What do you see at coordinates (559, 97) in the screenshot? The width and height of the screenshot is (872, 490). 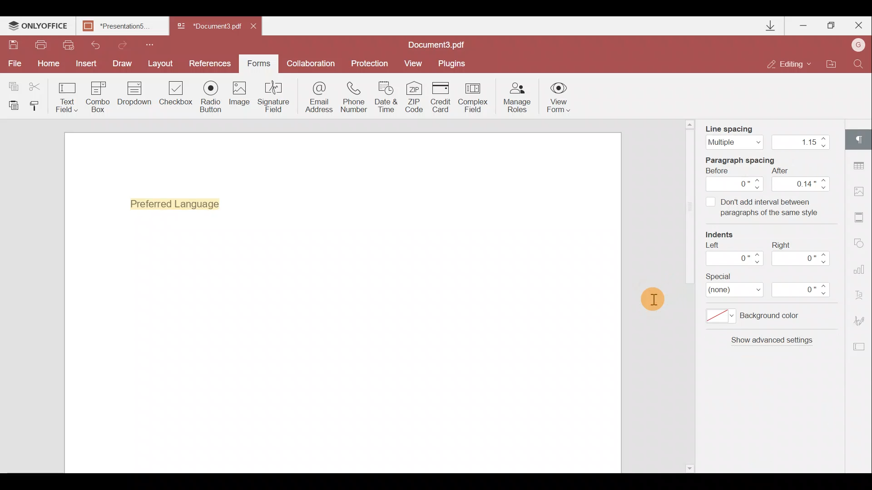 I see `View form` at bounding box center [559, 97].